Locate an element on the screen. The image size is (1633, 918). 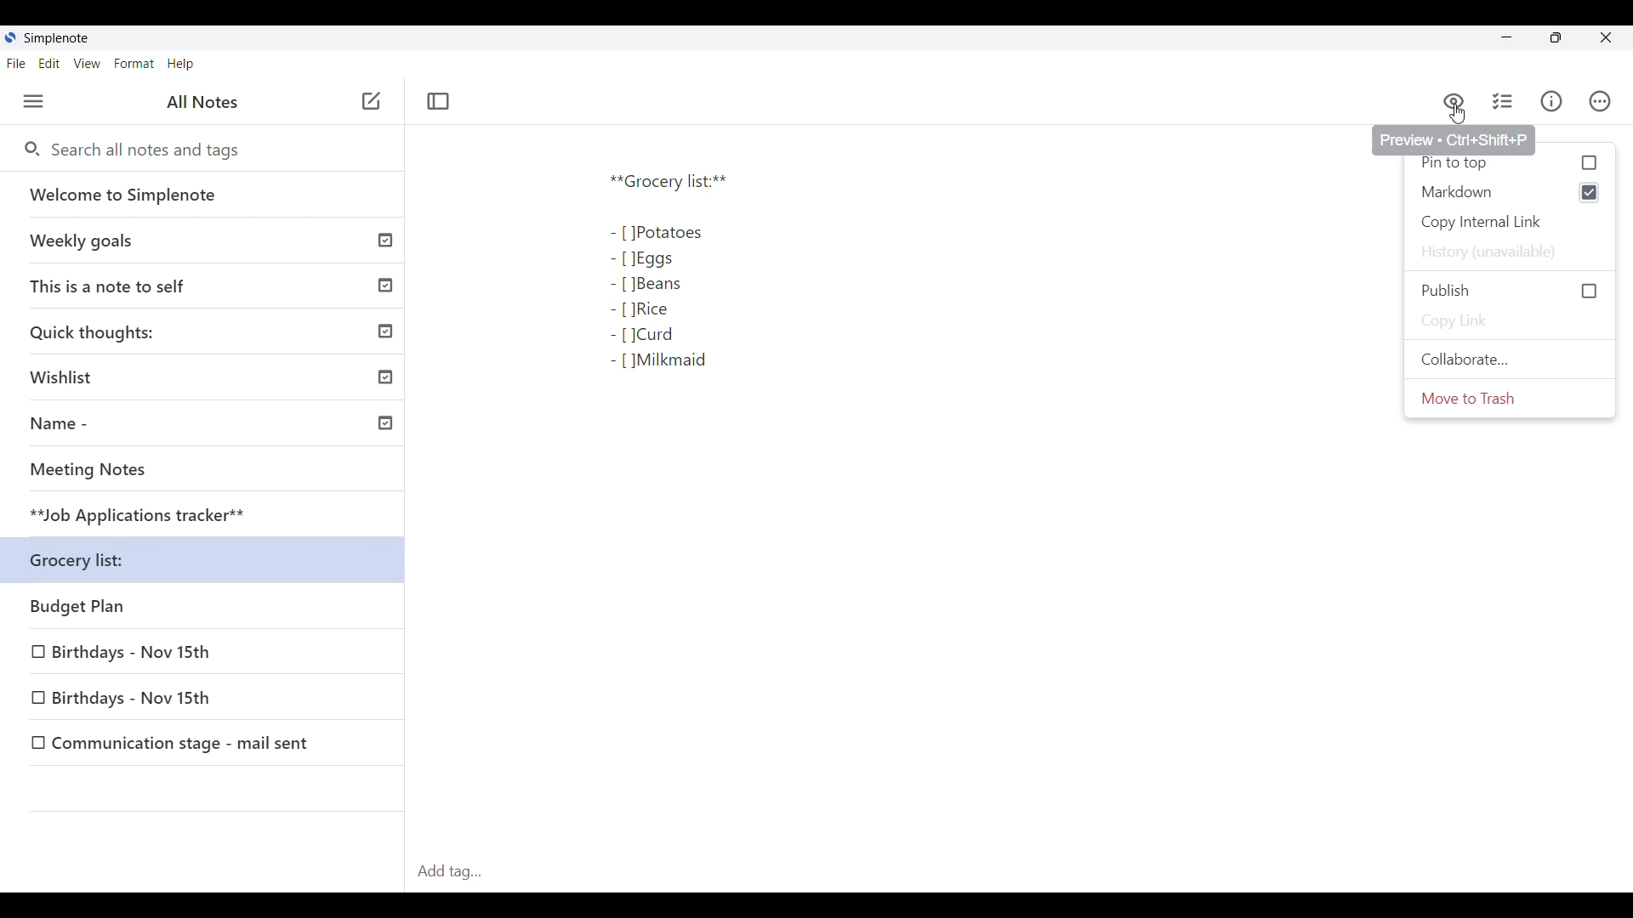
**Grocery list:** -[]Potatoes -[]Eggs -[]Beans -[]Rice -[]Curd -[]Milkmaid is located at coordinates (714, 286).